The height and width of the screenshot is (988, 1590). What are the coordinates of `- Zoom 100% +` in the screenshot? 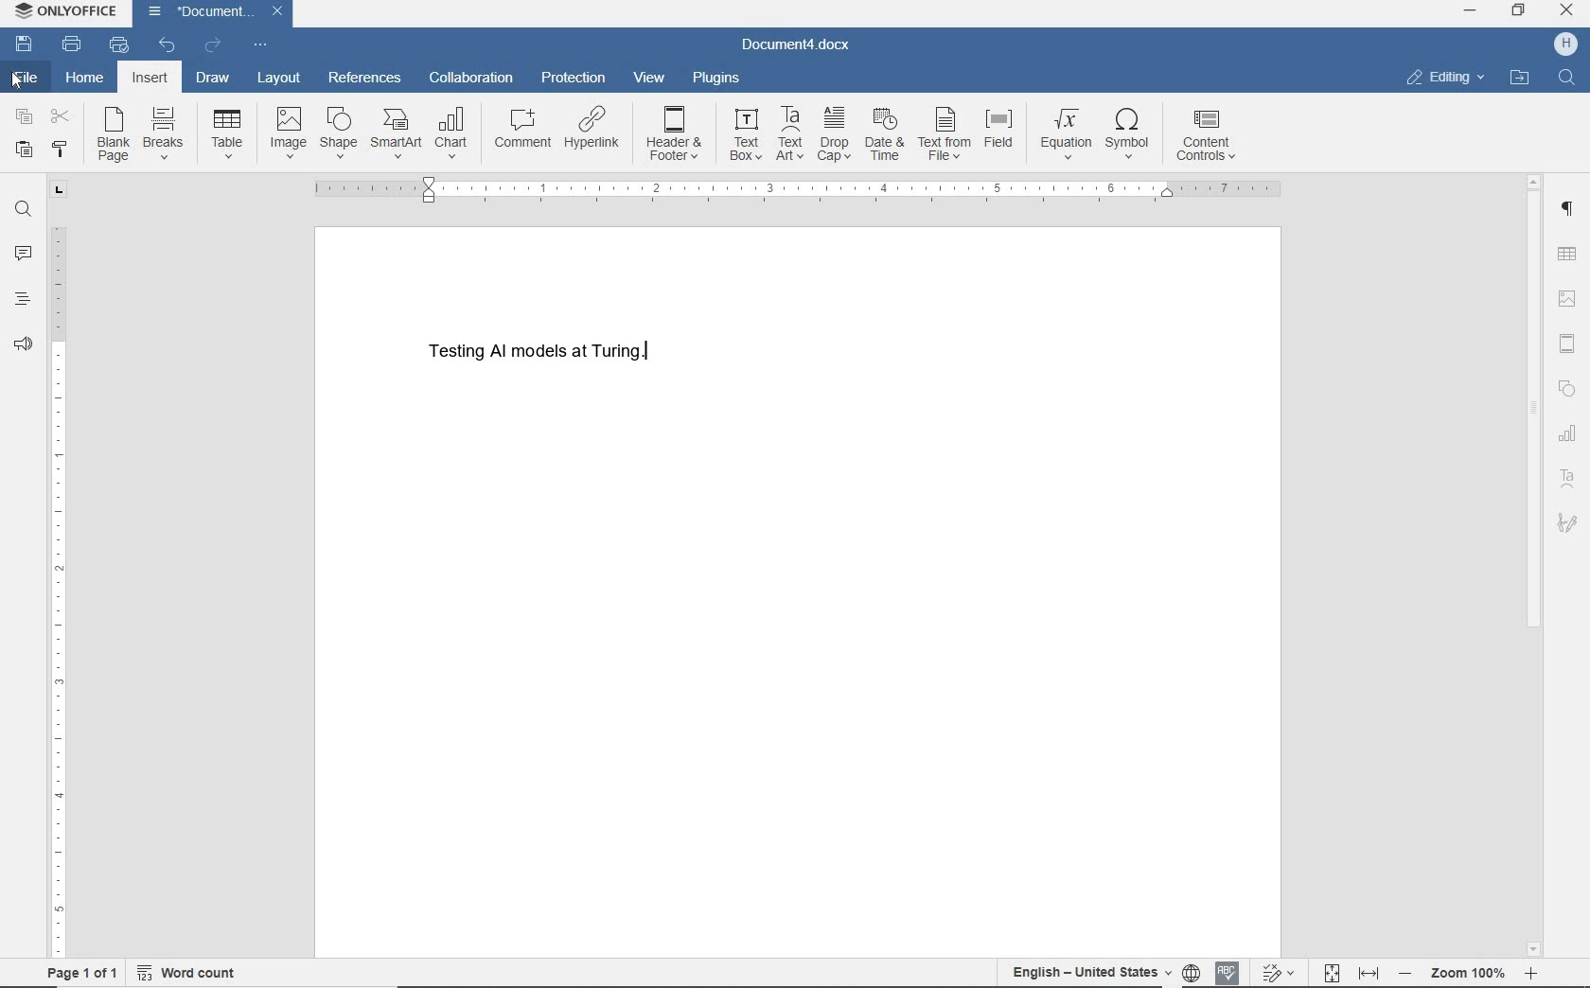 It's located at (1471, 973).